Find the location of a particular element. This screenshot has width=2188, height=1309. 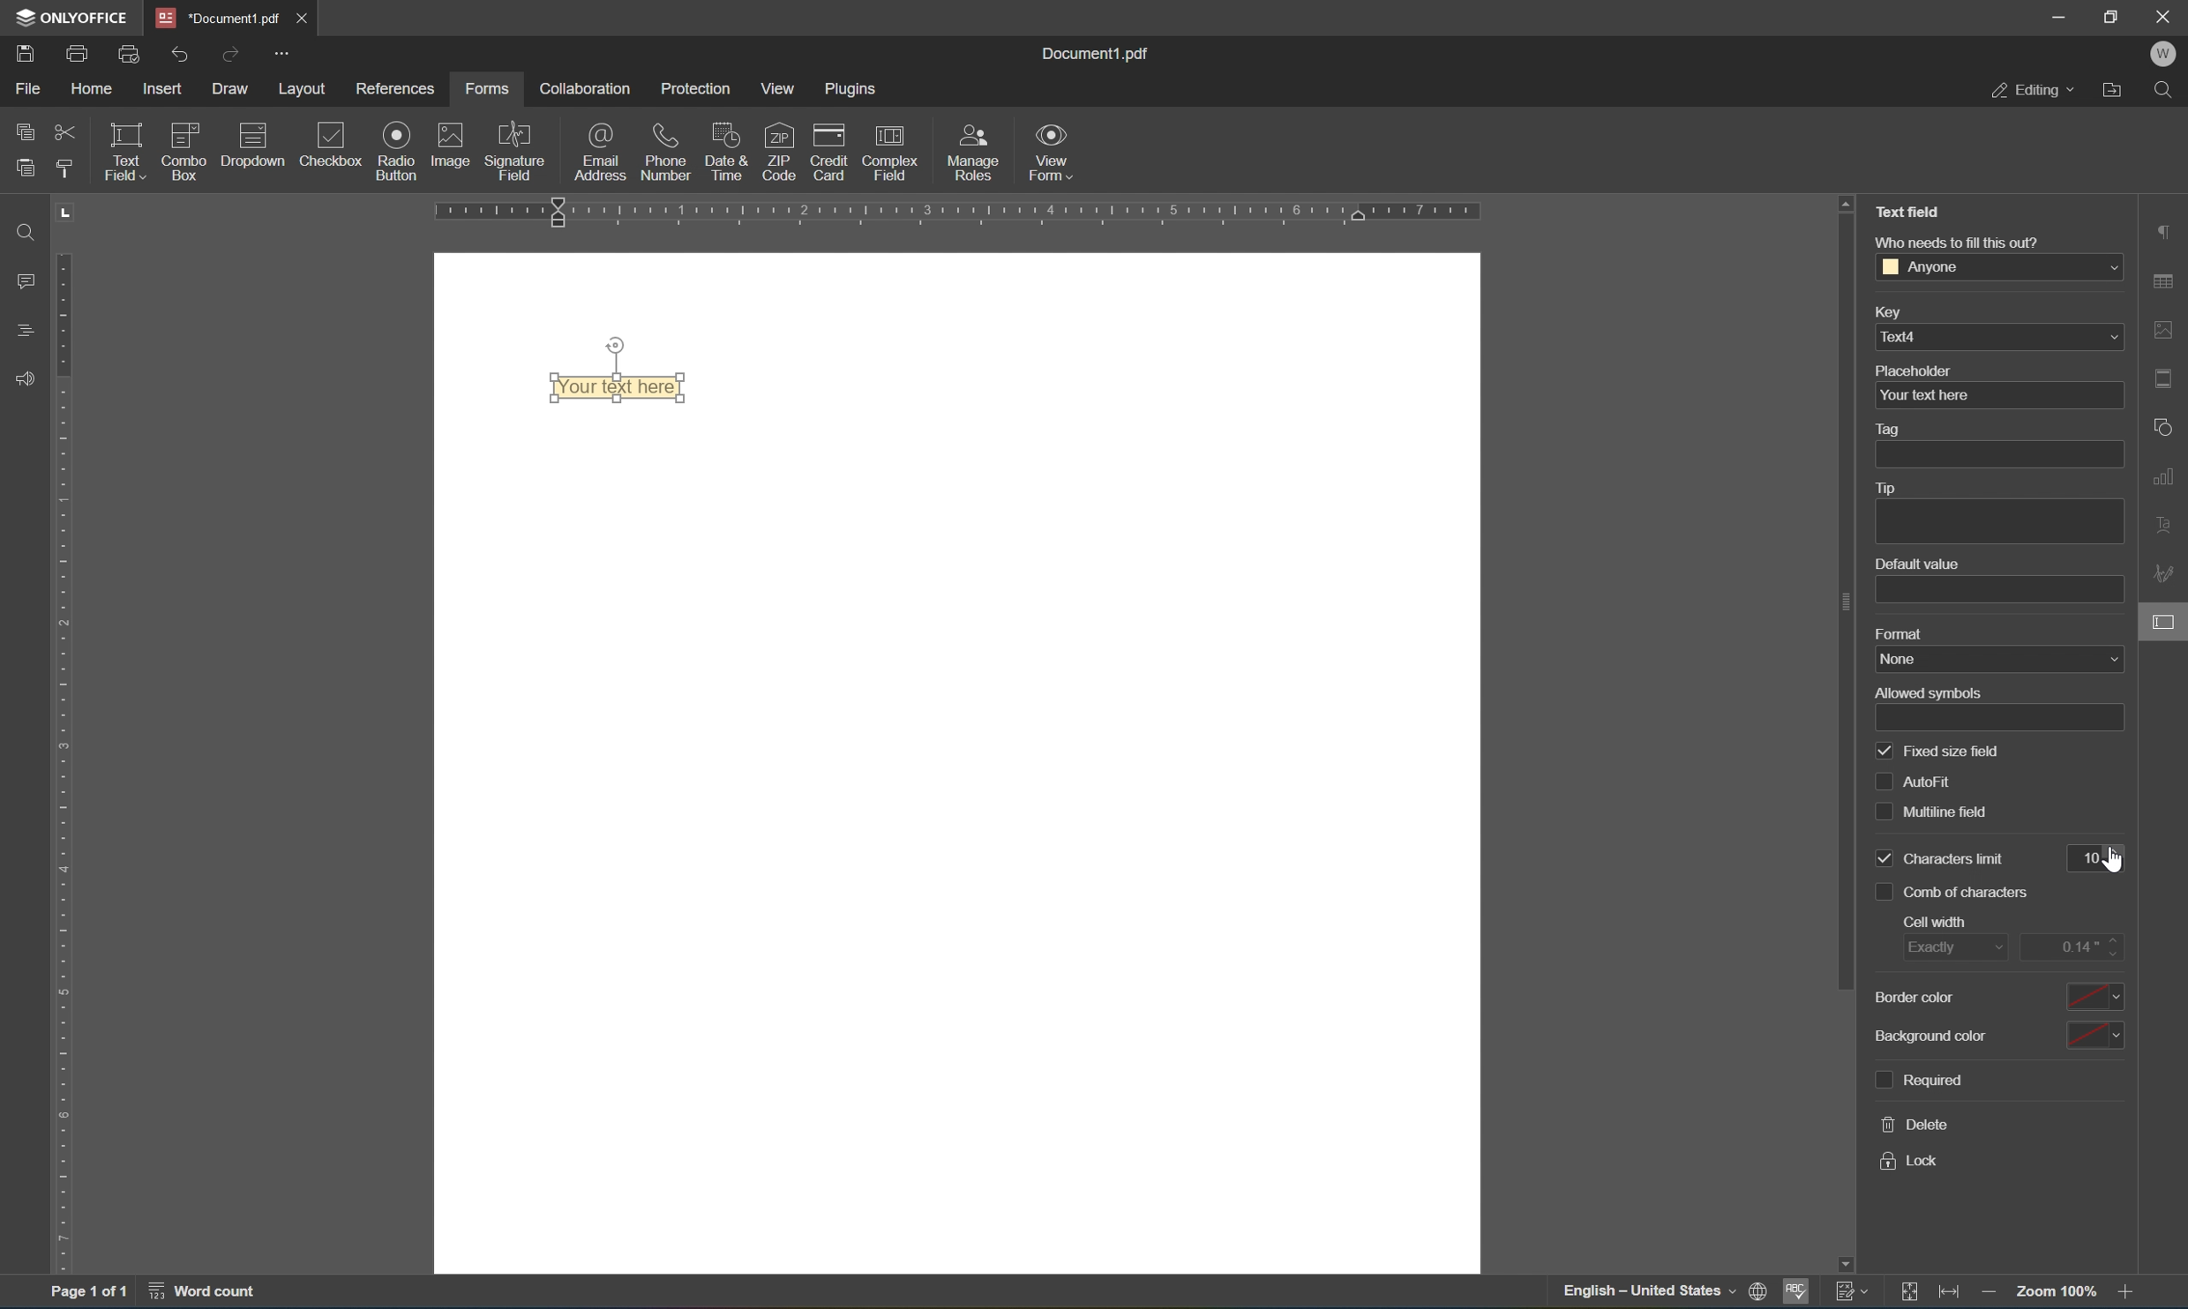

complex field is located at coordinates (890, 159).